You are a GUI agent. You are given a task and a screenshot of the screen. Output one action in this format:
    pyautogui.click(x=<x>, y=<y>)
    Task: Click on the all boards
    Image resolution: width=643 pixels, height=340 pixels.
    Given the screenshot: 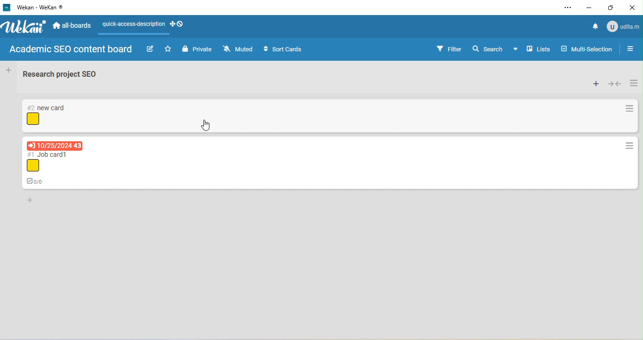 What is the action you would take?
    pyautogui.click(x=73, y=27)
    